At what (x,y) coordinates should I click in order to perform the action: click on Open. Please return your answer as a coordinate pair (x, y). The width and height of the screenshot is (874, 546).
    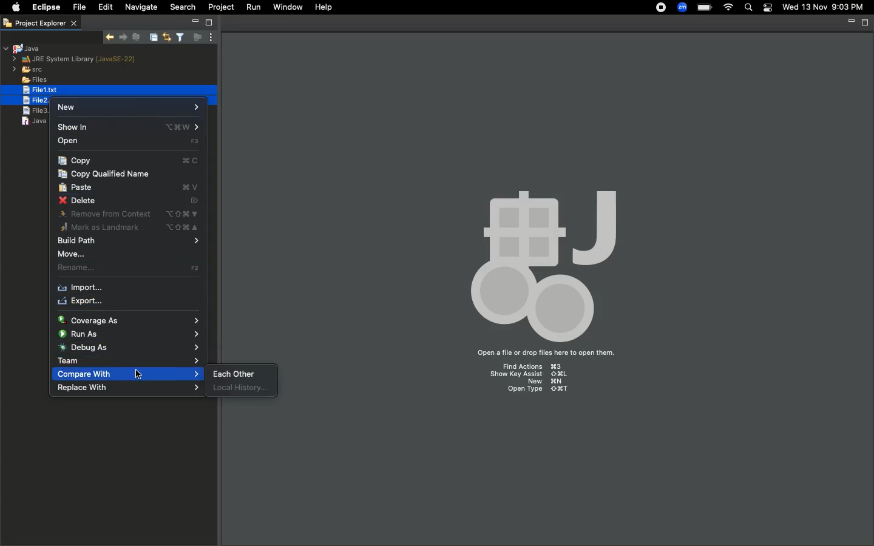
    Looking at the image, I should click on (130, 141).